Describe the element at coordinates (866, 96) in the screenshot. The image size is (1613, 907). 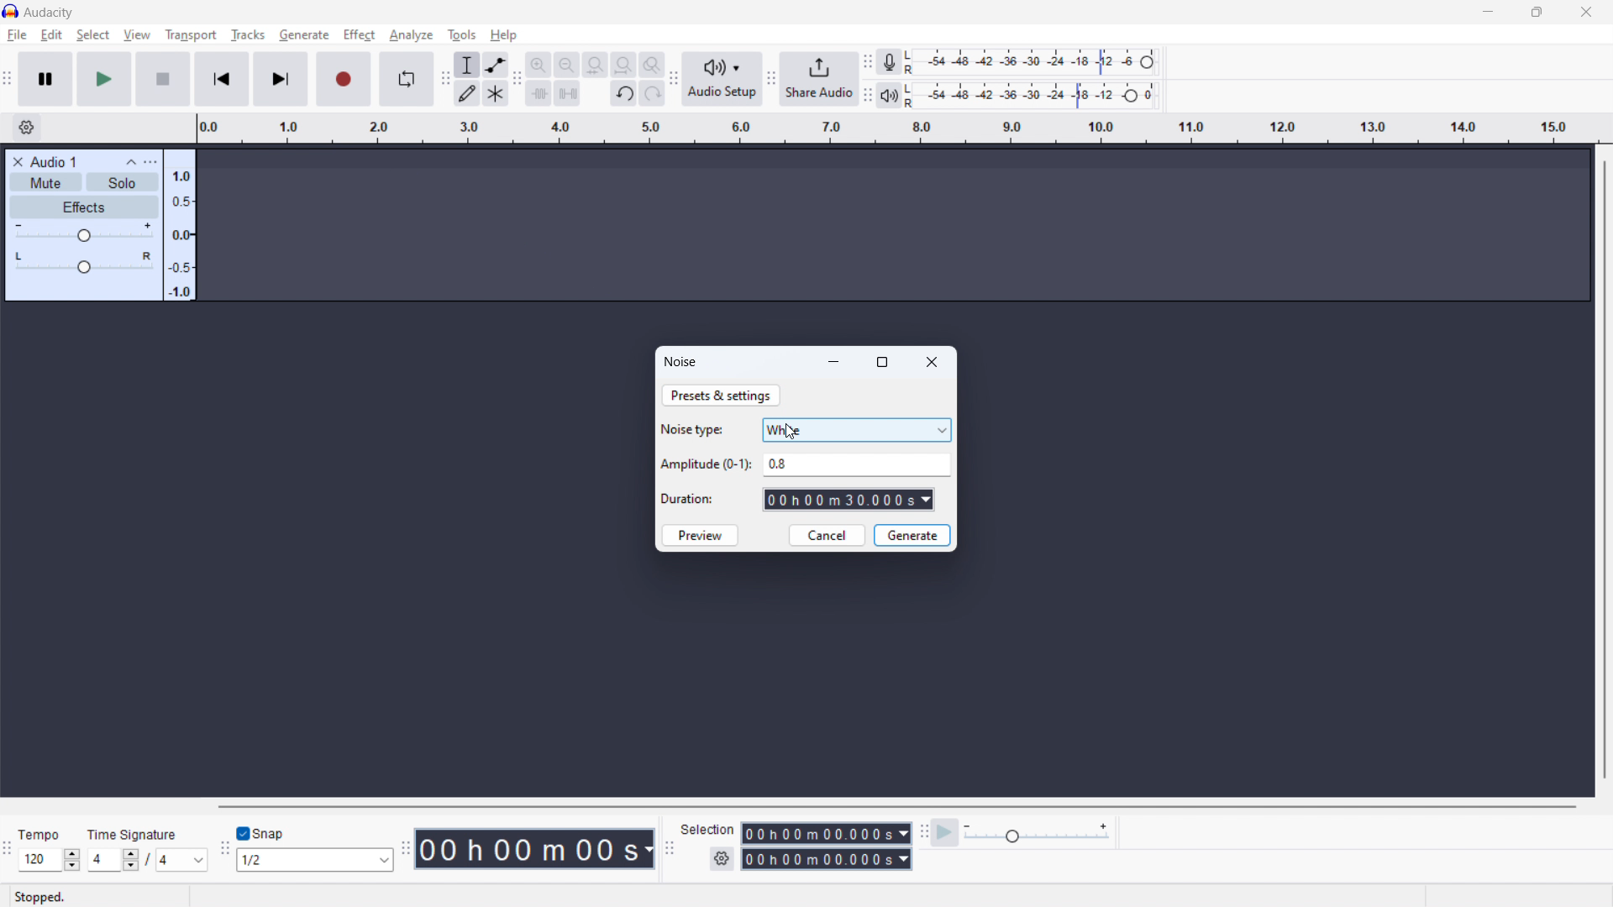
I see `playback meter toolbar` at that location.